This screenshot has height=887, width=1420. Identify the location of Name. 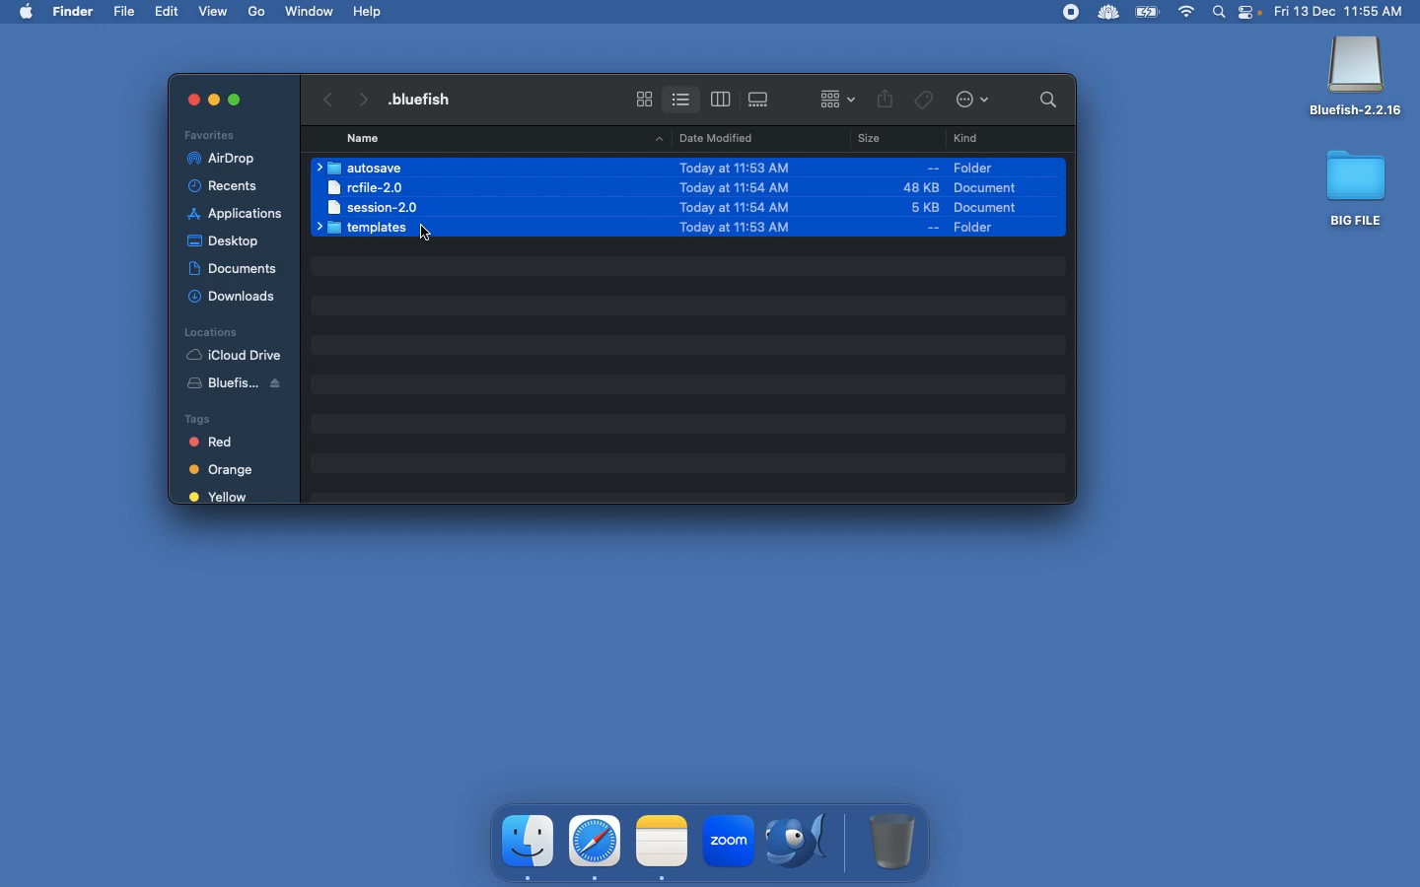
(365, 138).